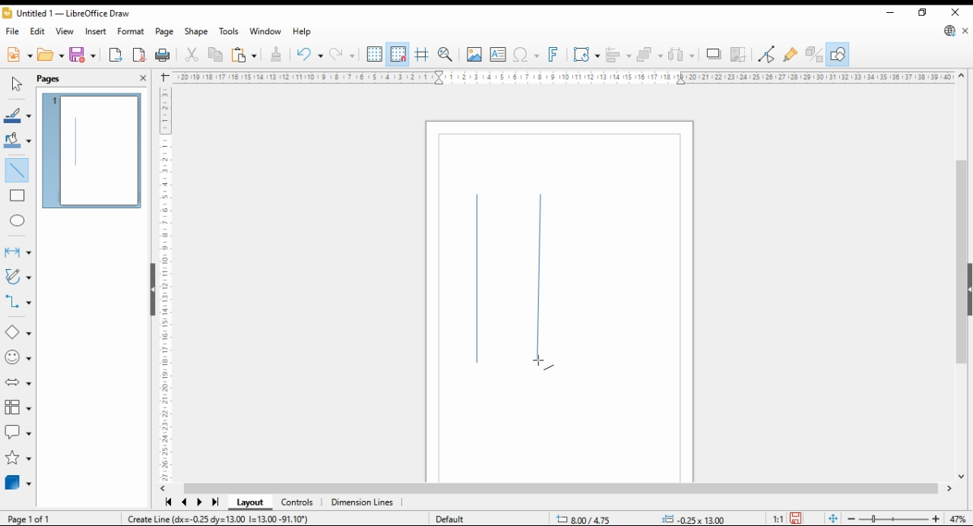 This screenshot has height=526, width=973. What do you see at coordinates (541, 362) in the screenshot?
I see `mouse pointer` at bounding box center [541, 362].